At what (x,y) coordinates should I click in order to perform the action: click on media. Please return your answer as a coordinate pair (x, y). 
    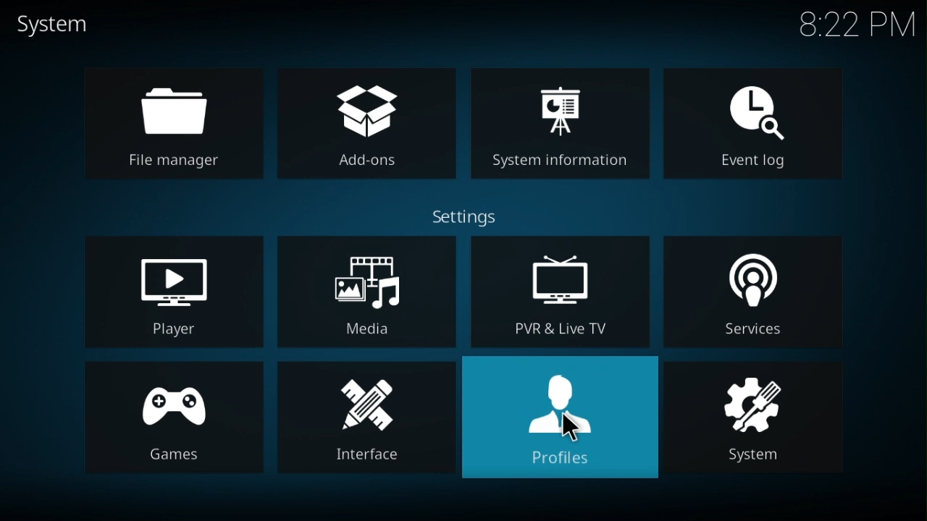
    Looking at the image, I should click on (366, 294).